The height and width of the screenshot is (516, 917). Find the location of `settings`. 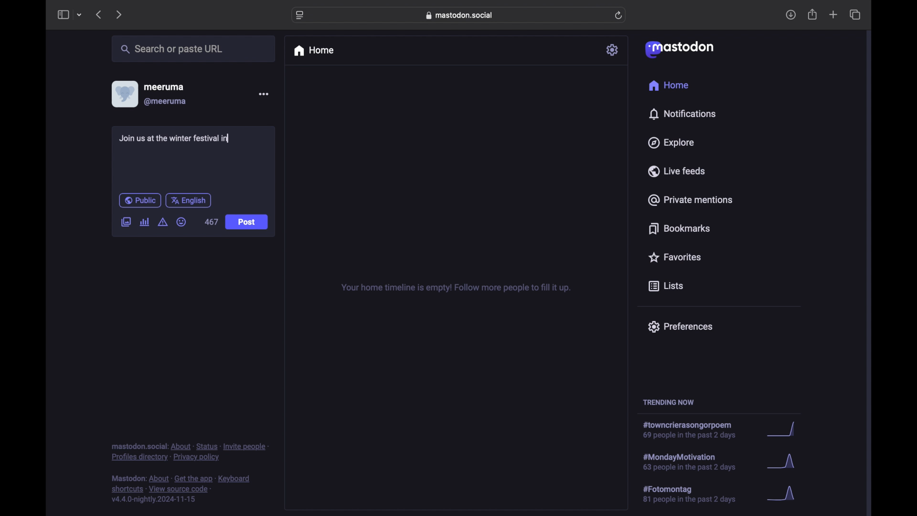

settings is located at coordinates (613, 50).